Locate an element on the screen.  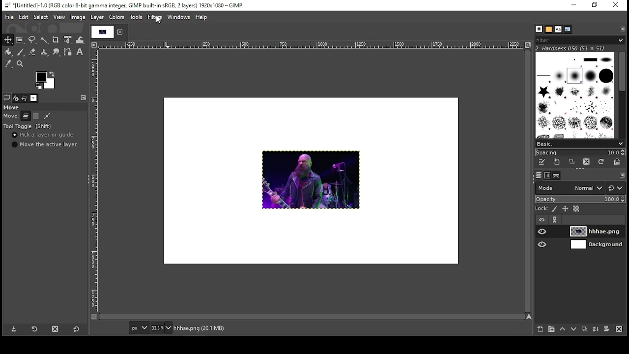
restore is located at coordinates (595, 5).